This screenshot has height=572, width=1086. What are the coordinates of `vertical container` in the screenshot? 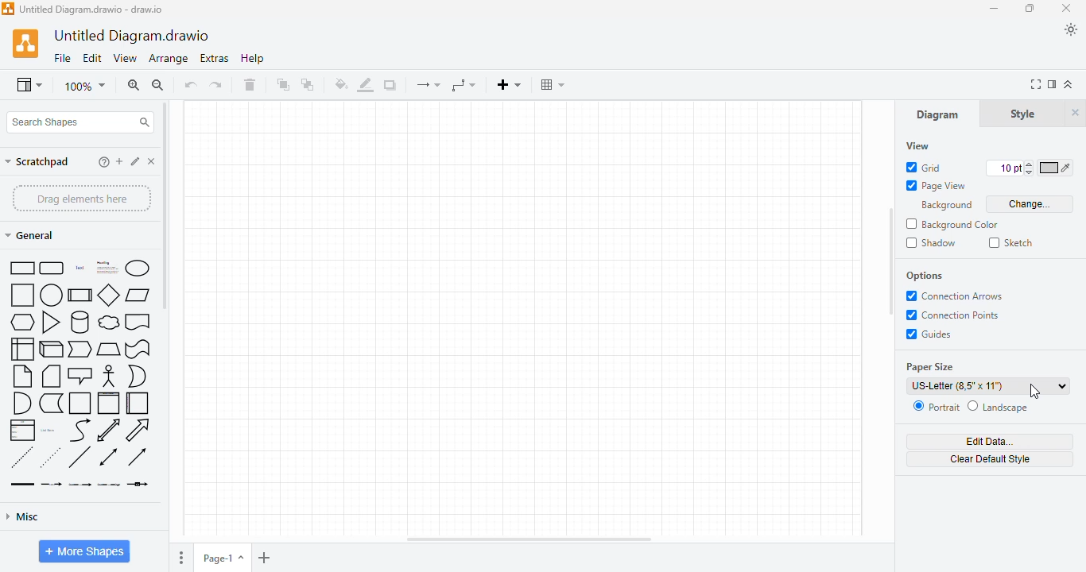 It's located at (109, 404).